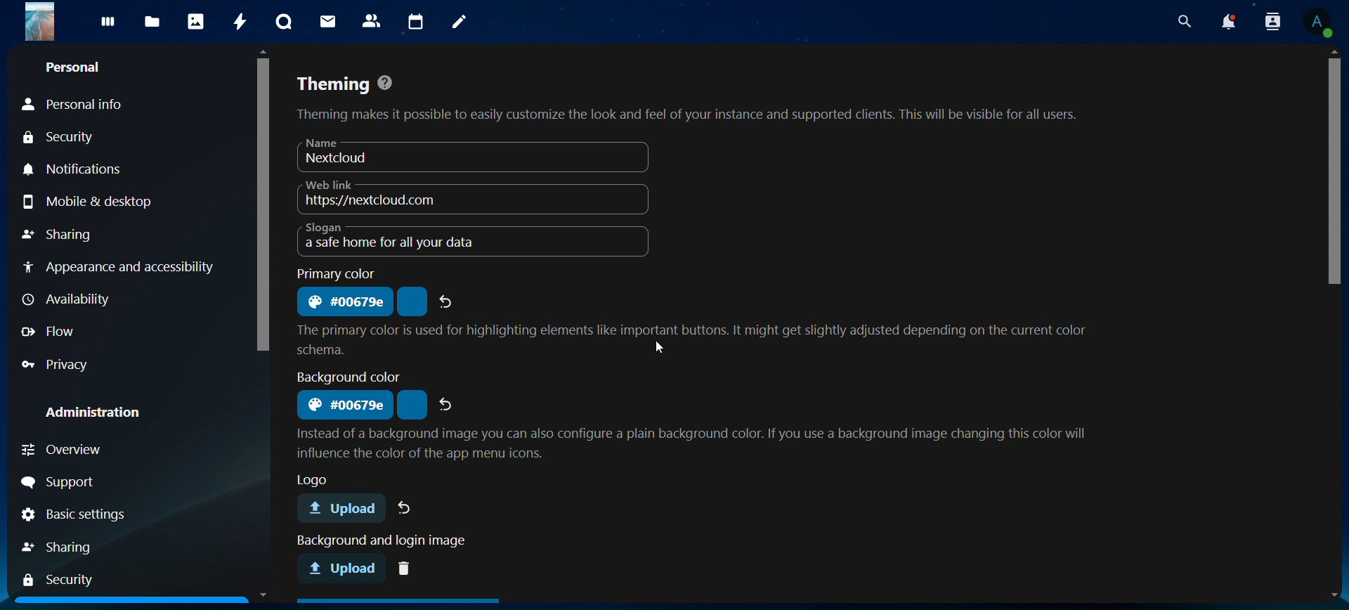  What do you see at coordinates (79, 68) in the screenshot?
I see `personal` at bounding box center [79, 68].